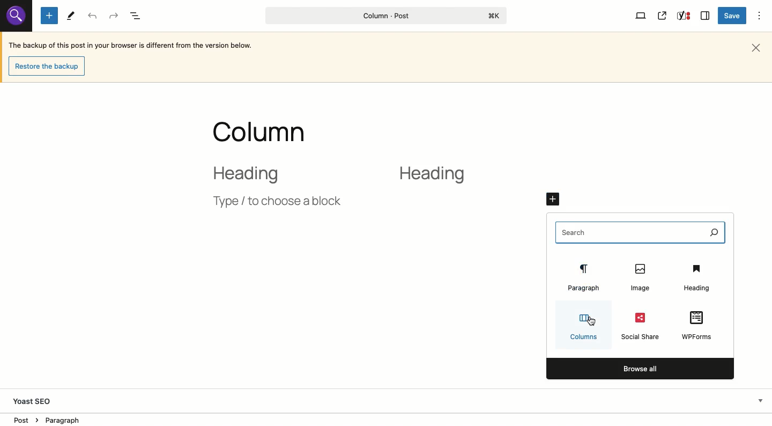 The image size is (772, 426). What do you see at coordinates (342, 173) in the screenshot?
I see `2 column layout heading` at bounding box center [342, 173].